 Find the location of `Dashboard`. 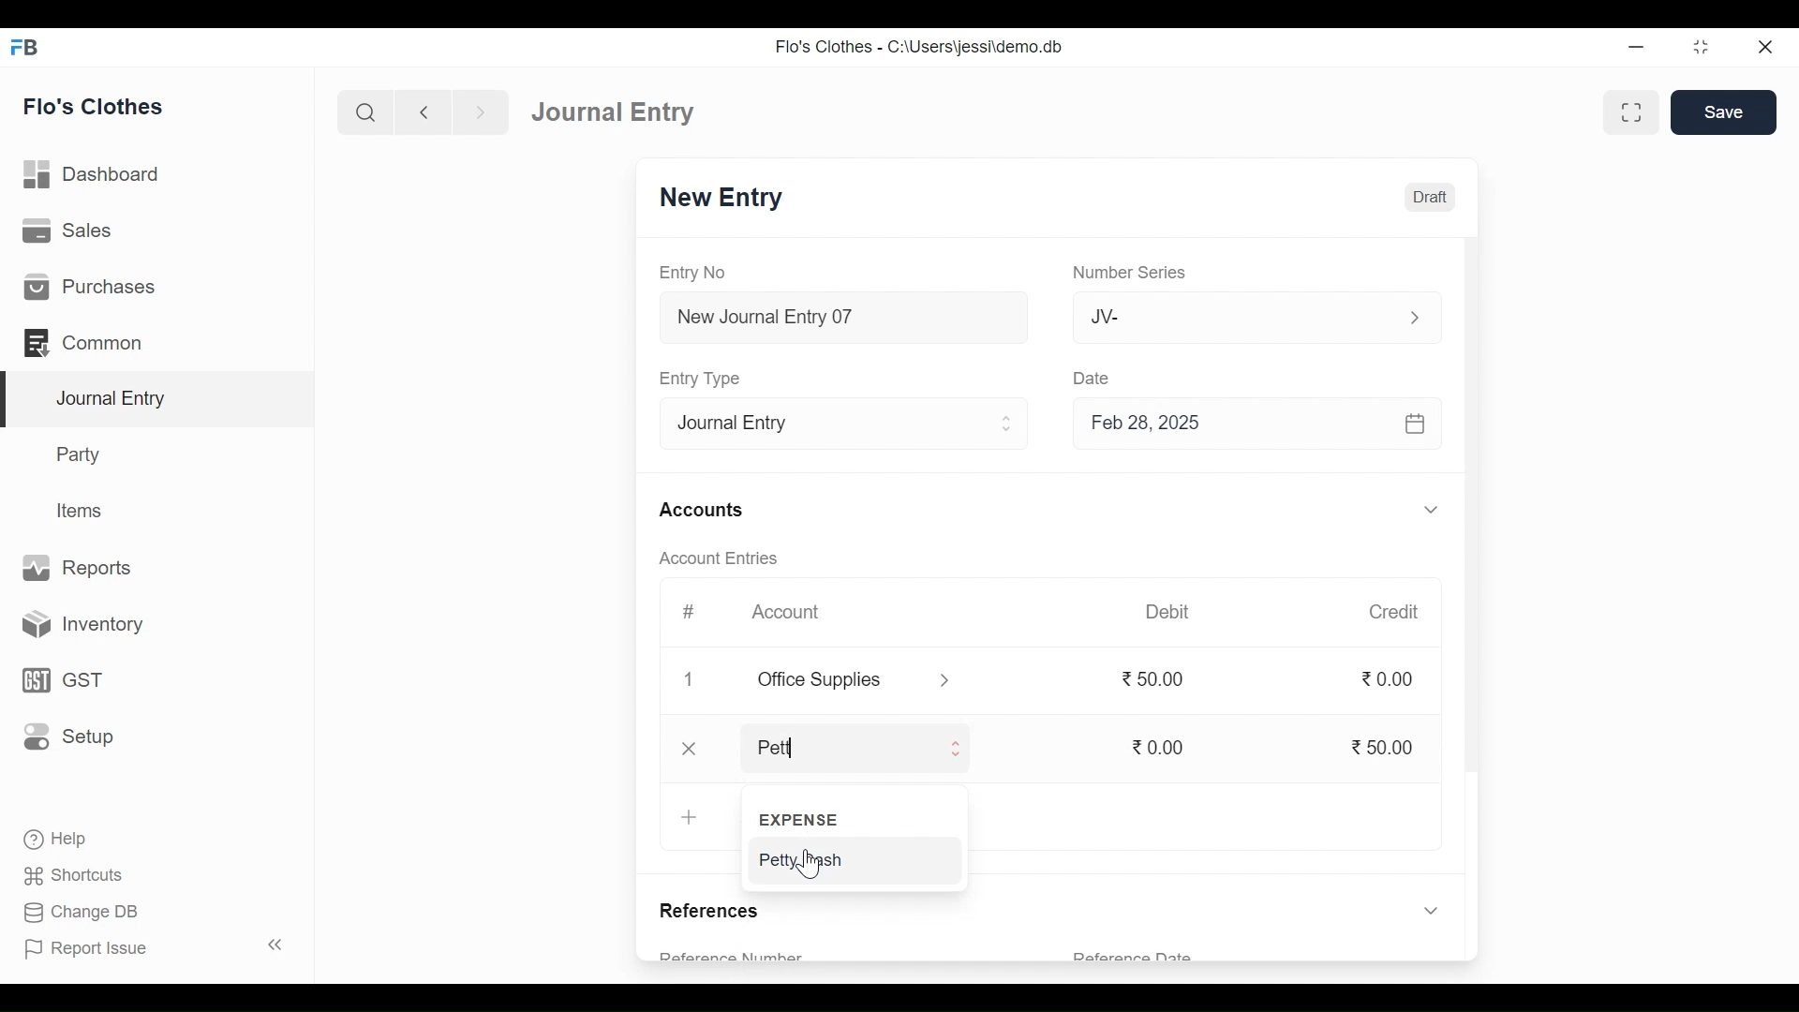

Dashboard is located at coordinates (93, 173).